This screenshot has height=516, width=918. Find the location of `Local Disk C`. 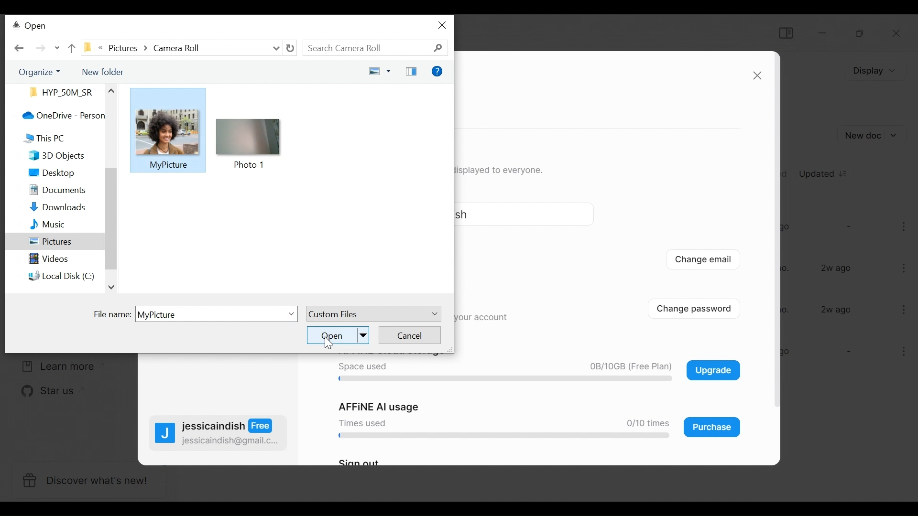

Local Disk C is located at coordinates (54, 276).